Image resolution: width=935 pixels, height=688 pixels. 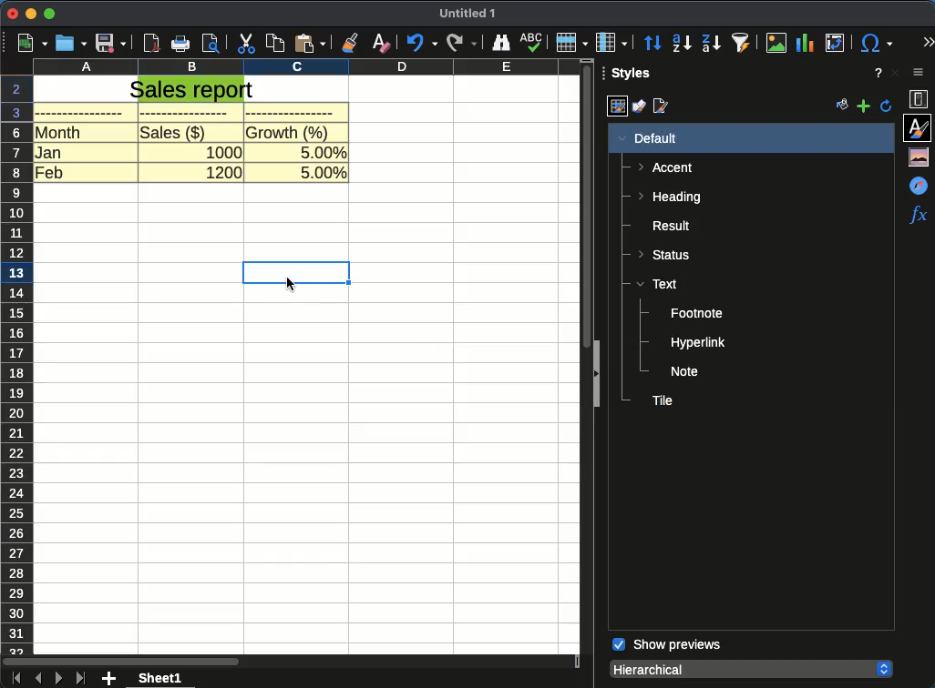 I want to click on text, so click(x=657, y=283).